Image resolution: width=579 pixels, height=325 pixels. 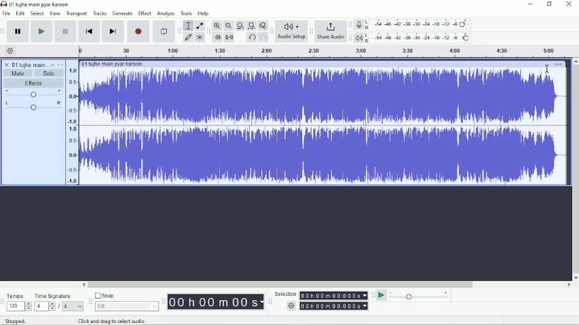 I want to click on Audacity edit toolbar, so click(x=207, y=31).